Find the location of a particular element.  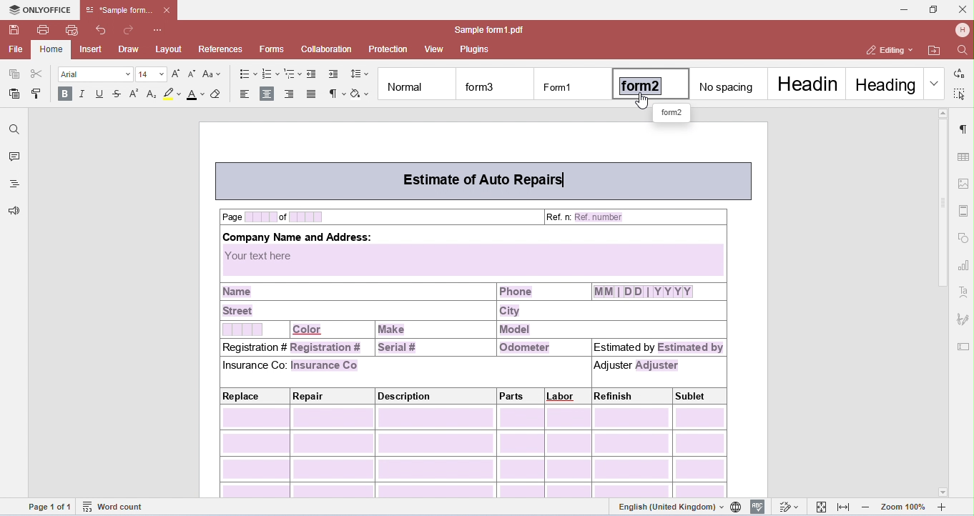

file is located at coordinates (14, 50).